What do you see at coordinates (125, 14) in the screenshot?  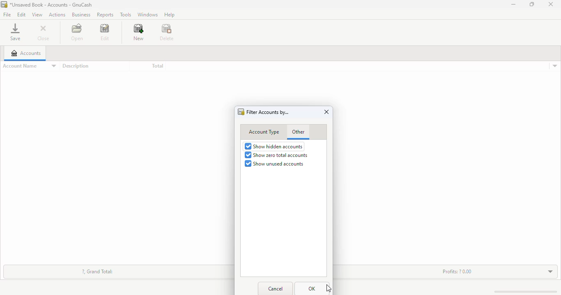 I see `tools` at bounding box center [125, 14].